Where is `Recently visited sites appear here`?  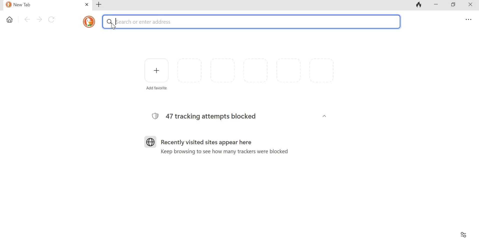 Recently visited sites appear here is located at coordinates (205, 139).